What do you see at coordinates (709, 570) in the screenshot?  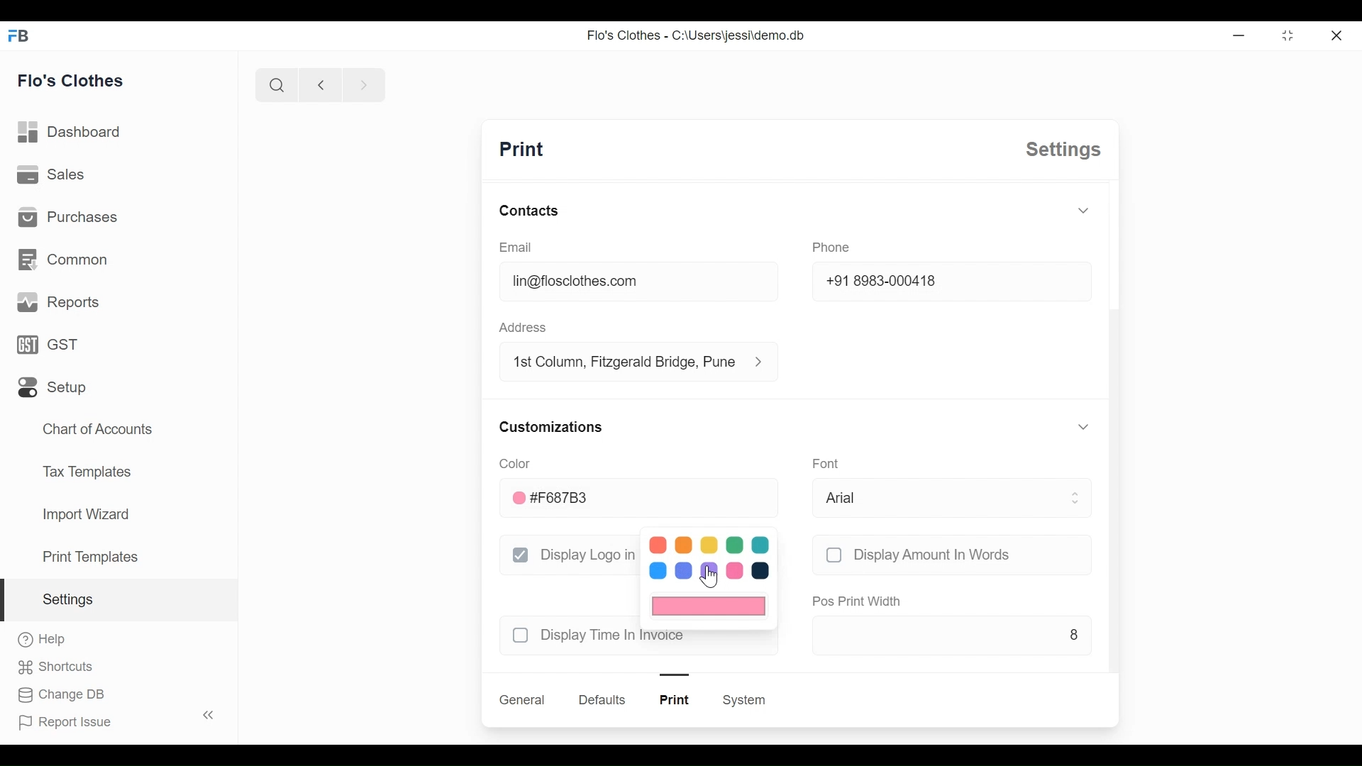 I see `color 8` at bounding box center [709, 570].